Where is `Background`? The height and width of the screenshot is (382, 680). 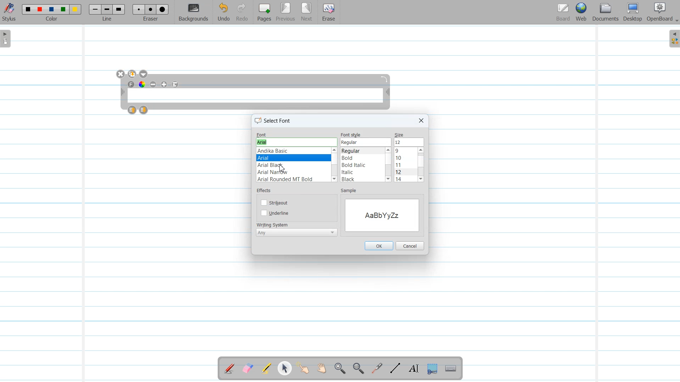
Background is located at coordinates (194, 12).